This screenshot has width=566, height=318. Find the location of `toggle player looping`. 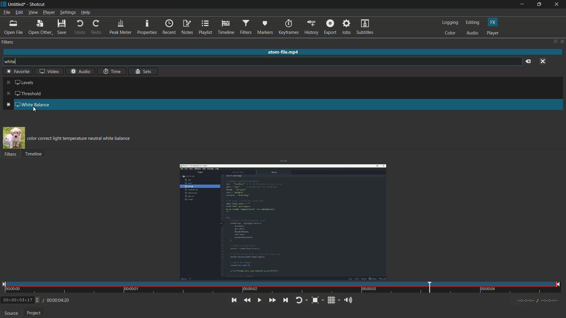

toggle player looping is located at coordinates (302, 300).